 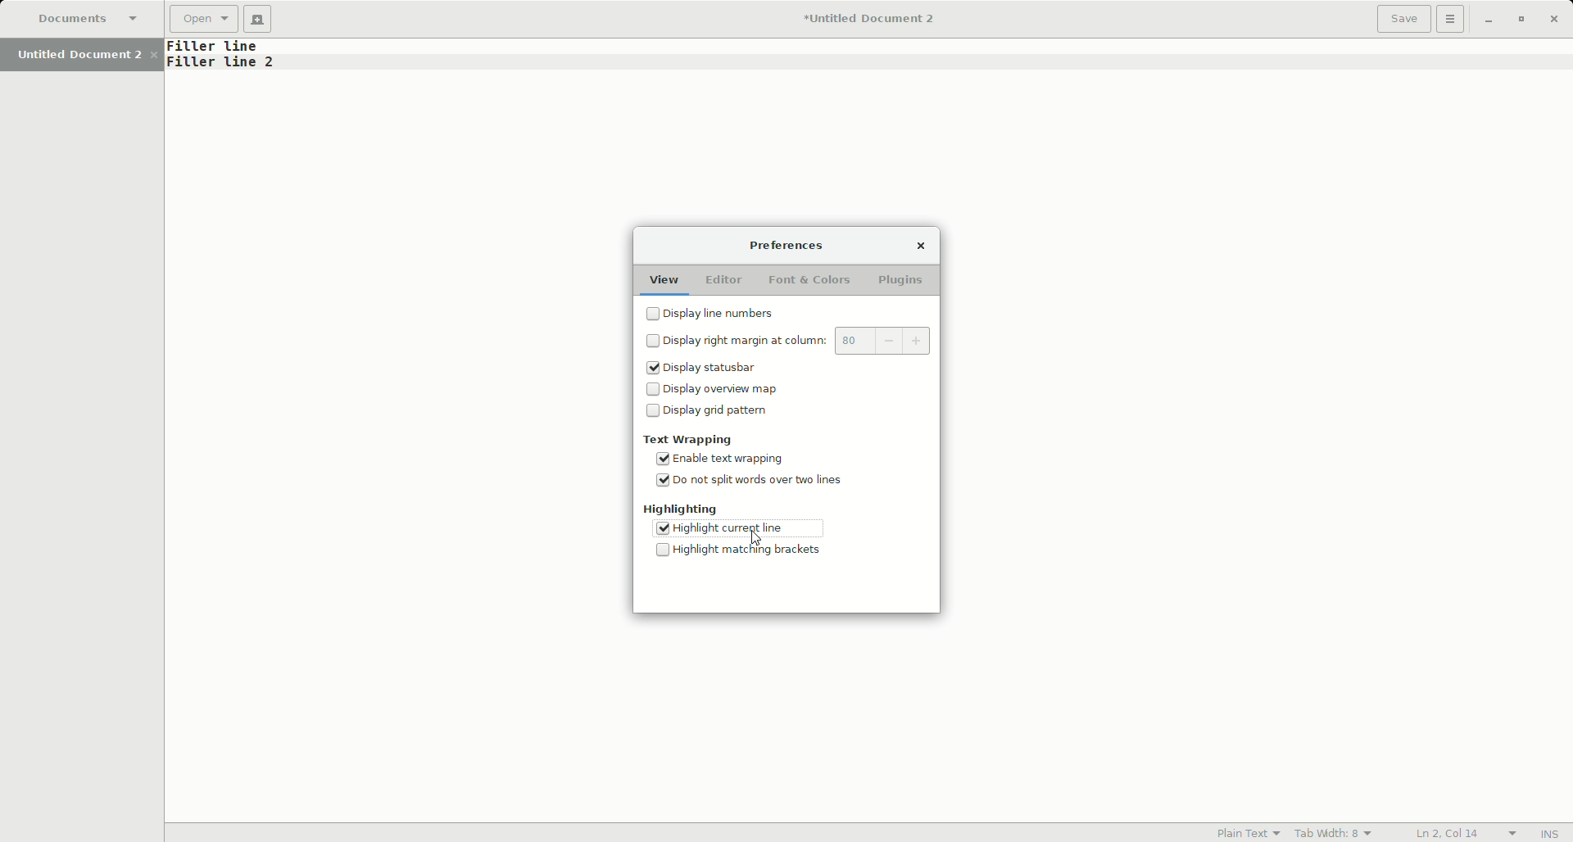 I want to click on Options, so click(x=1452, y=20).